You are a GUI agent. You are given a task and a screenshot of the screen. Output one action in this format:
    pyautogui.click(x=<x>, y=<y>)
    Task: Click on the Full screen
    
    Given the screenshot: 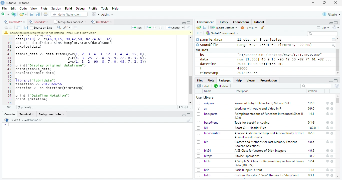 What is the action you would take?
    pyautogui.click(x=189, y=115)
    